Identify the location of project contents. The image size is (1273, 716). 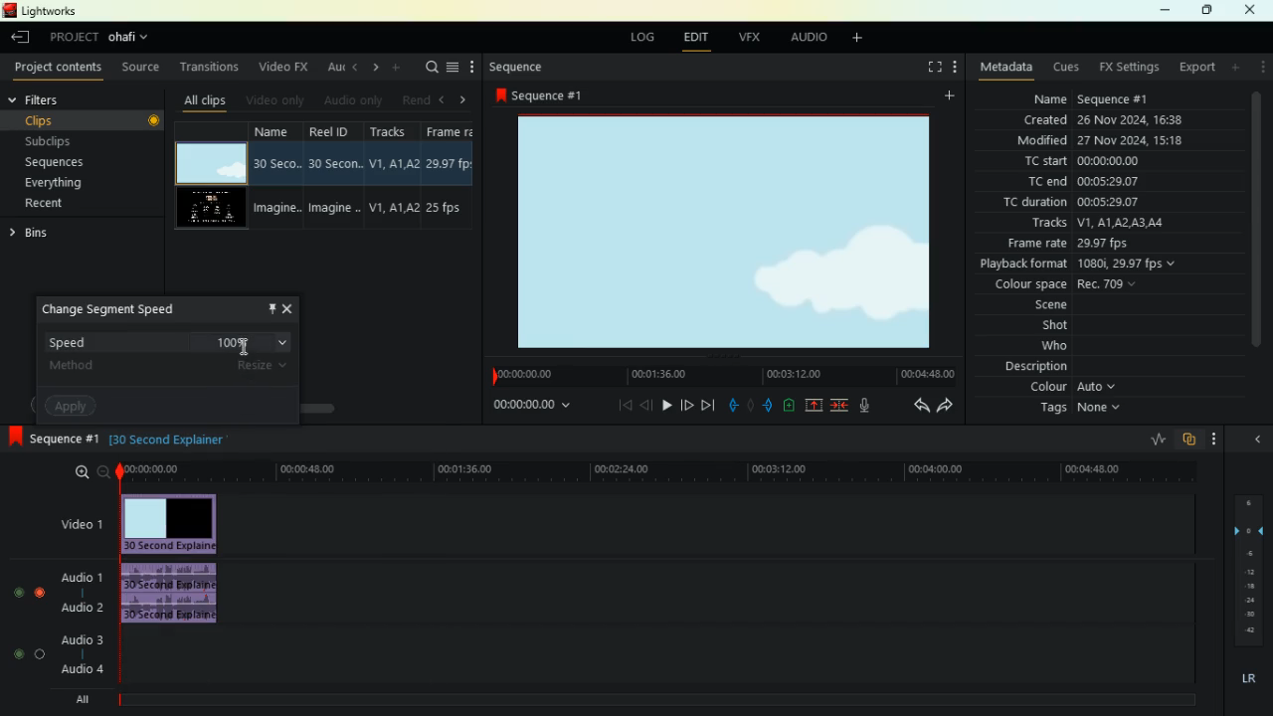
(63, 68).